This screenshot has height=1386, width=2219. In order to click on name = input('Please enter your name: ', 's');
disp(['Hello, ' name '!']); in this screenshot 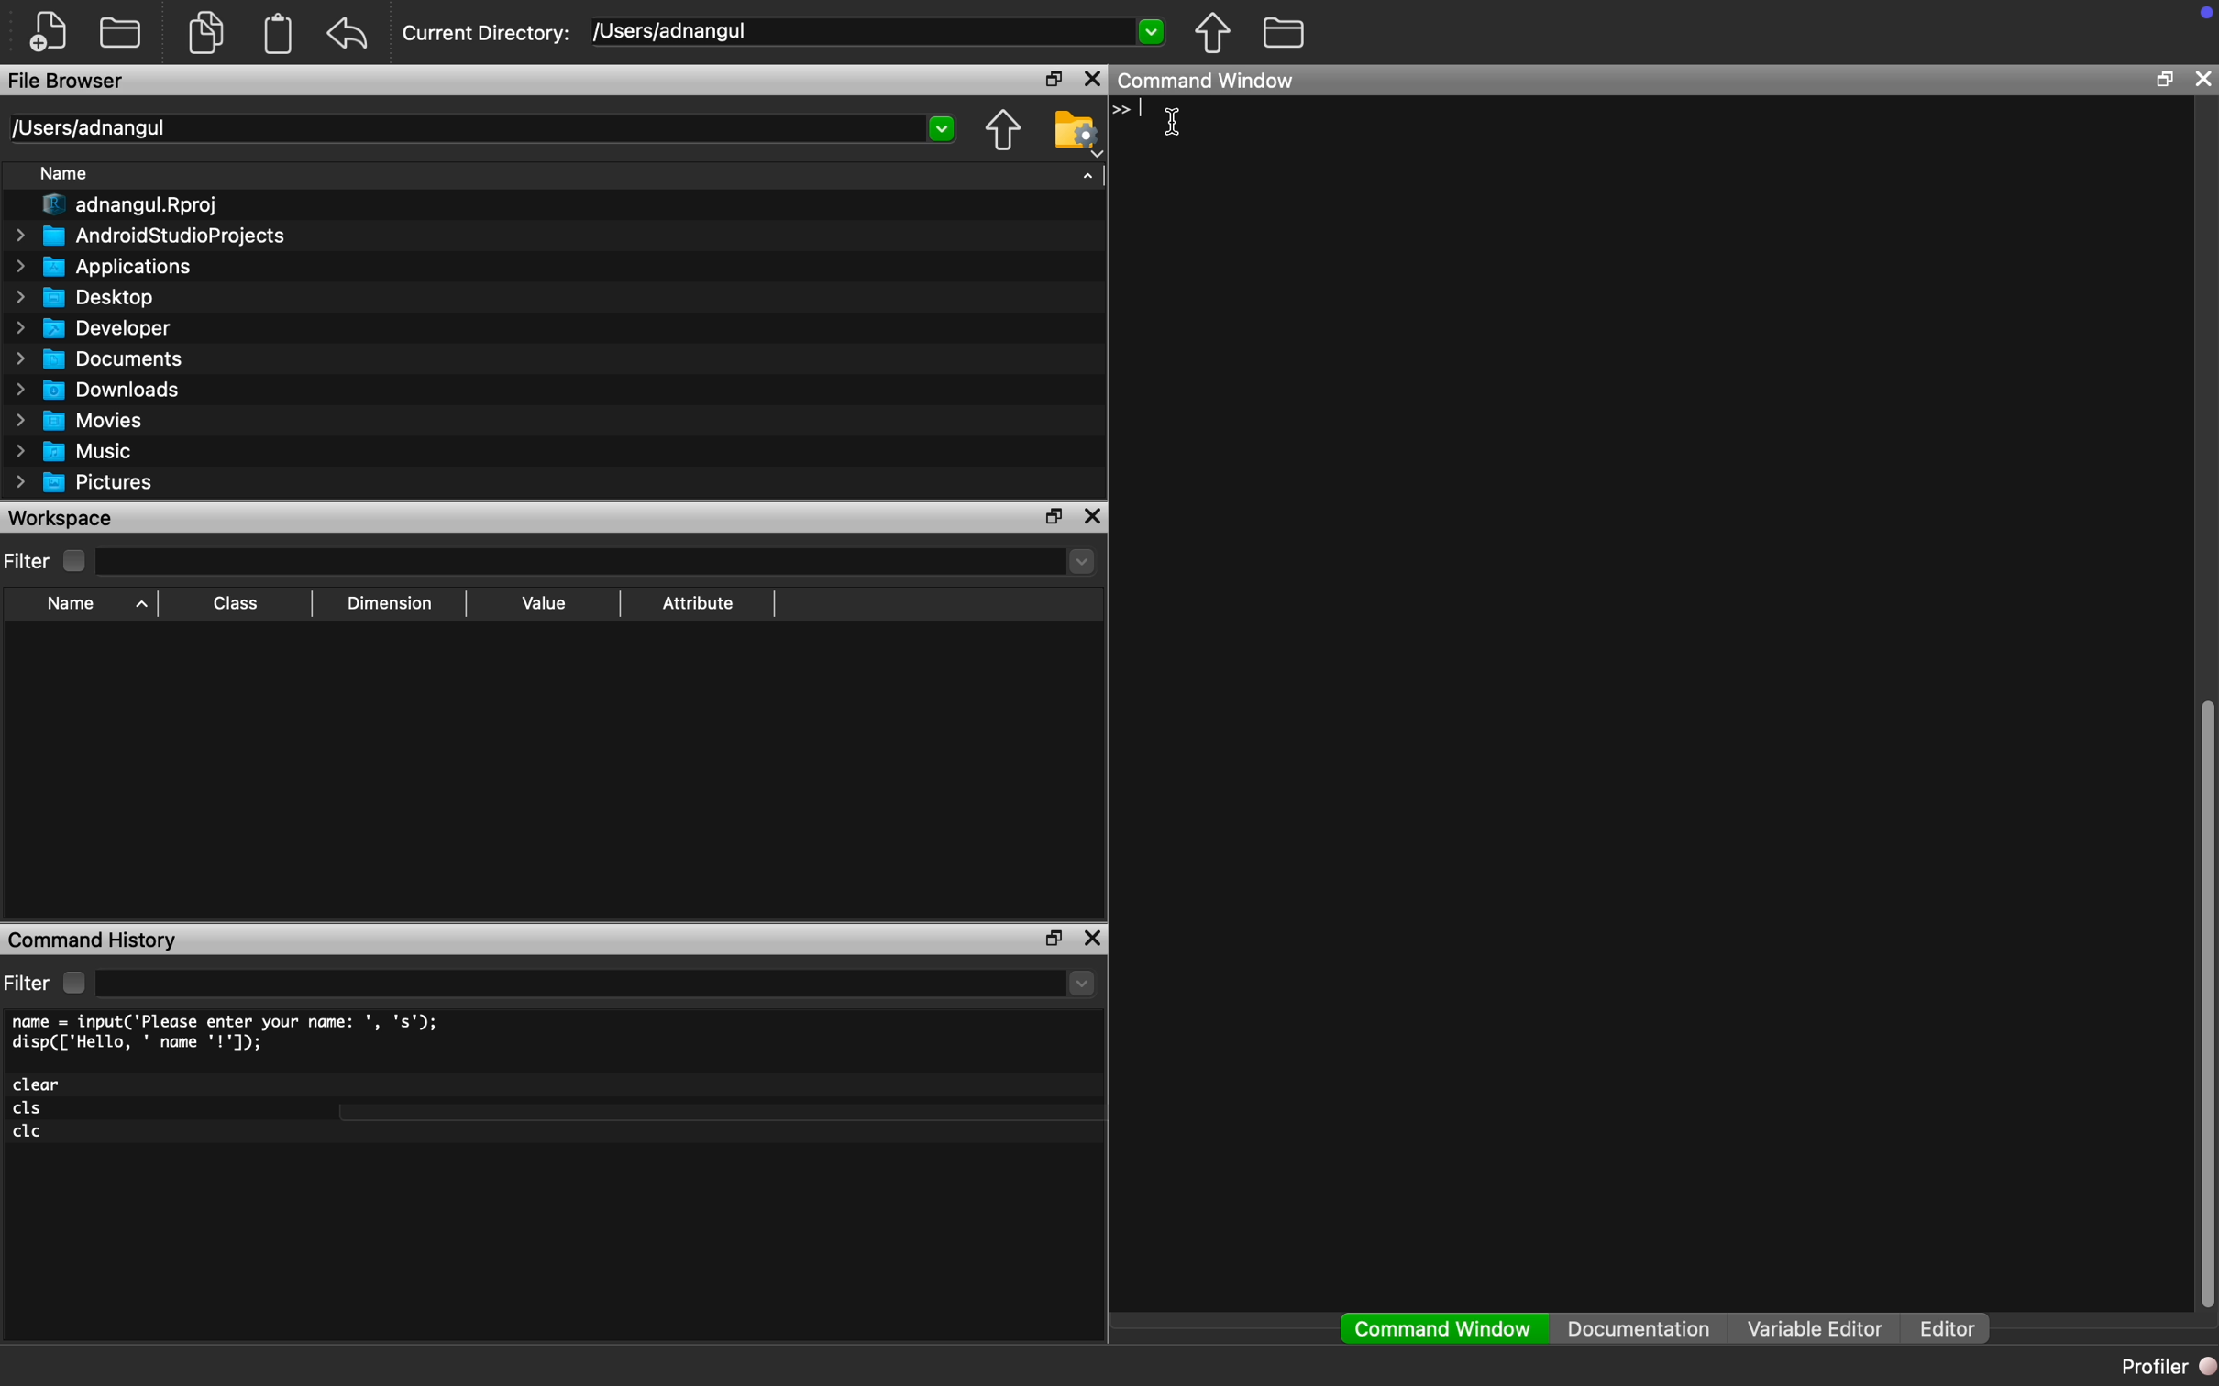, I will do `click(230, 1033)`.